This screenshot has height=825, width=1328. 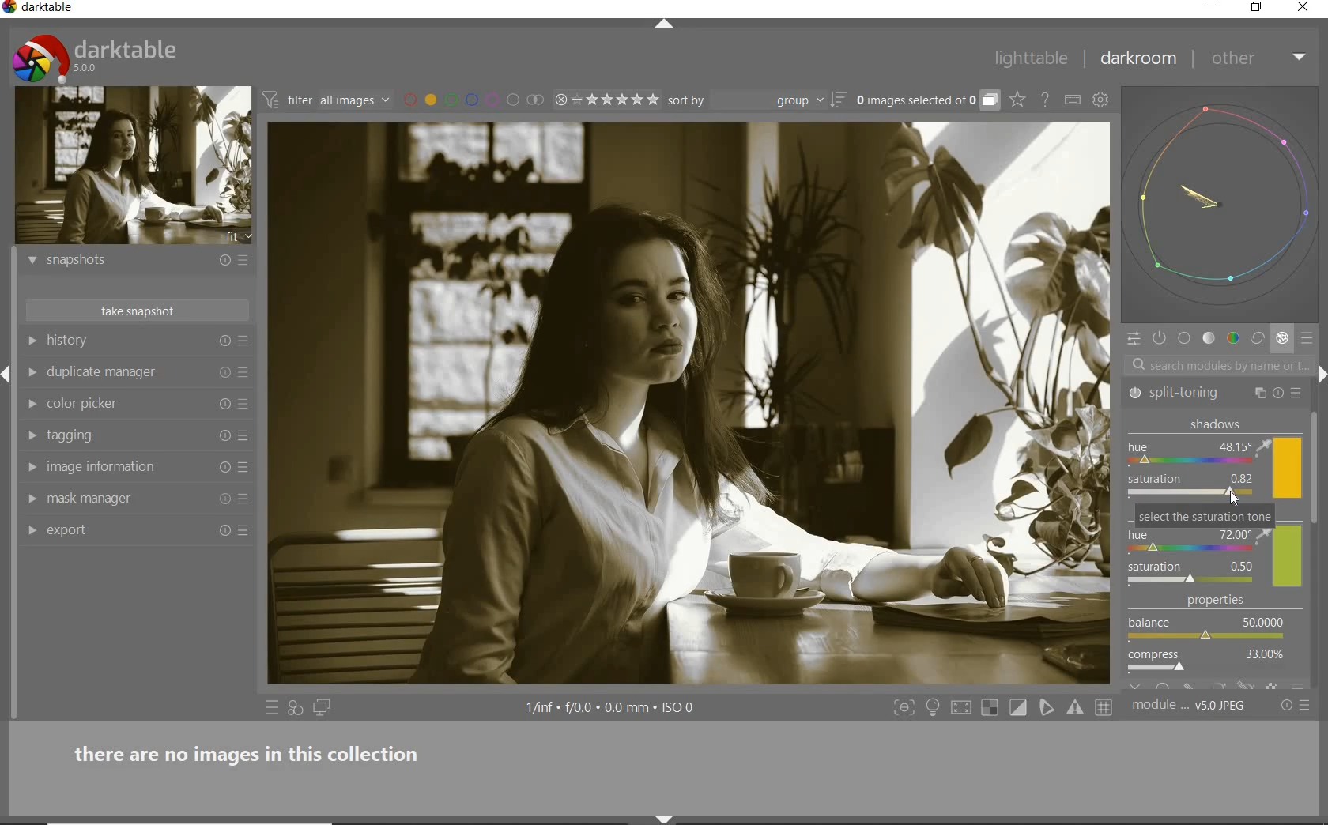 What do you see at coordinates (296, 709) in the screenshot?
I see `quick access for applying any of your styles` at bounding box center [296, 709].